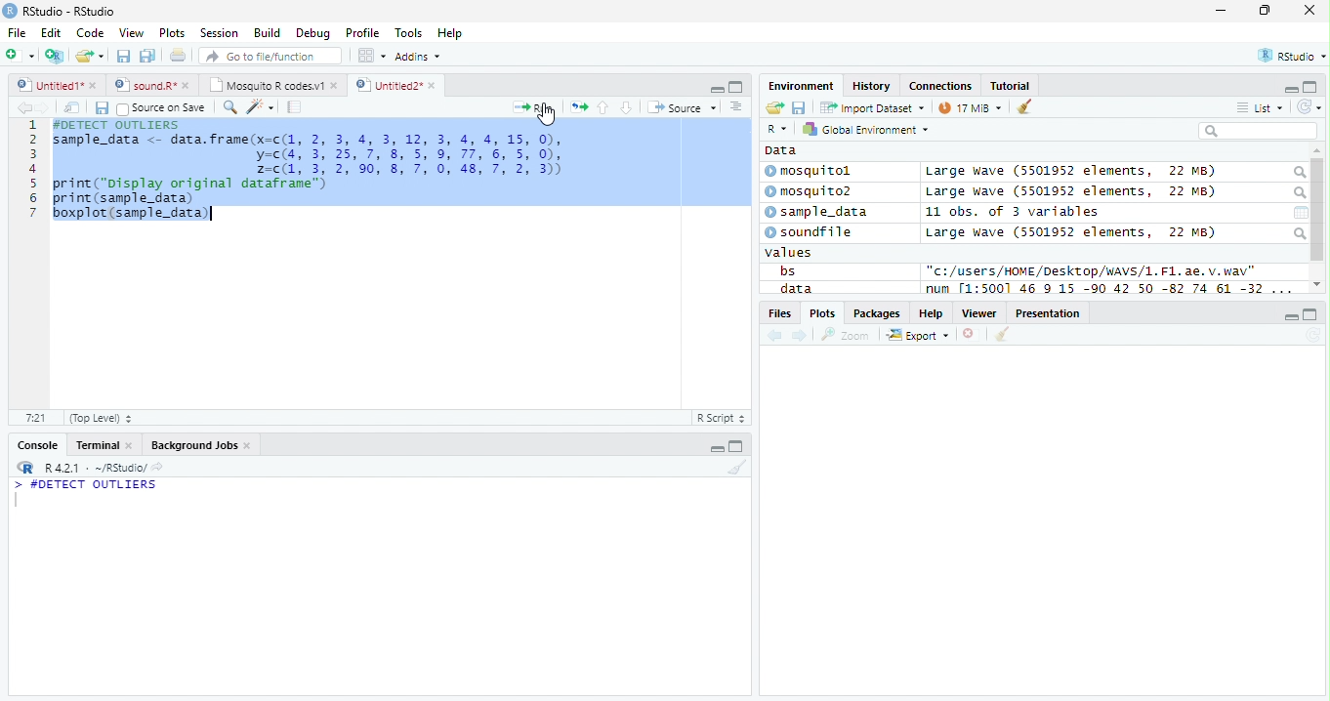 Image resolution: width=1330 pixels, height=701 pixels. I want to click on full screen, so click(736, 445).